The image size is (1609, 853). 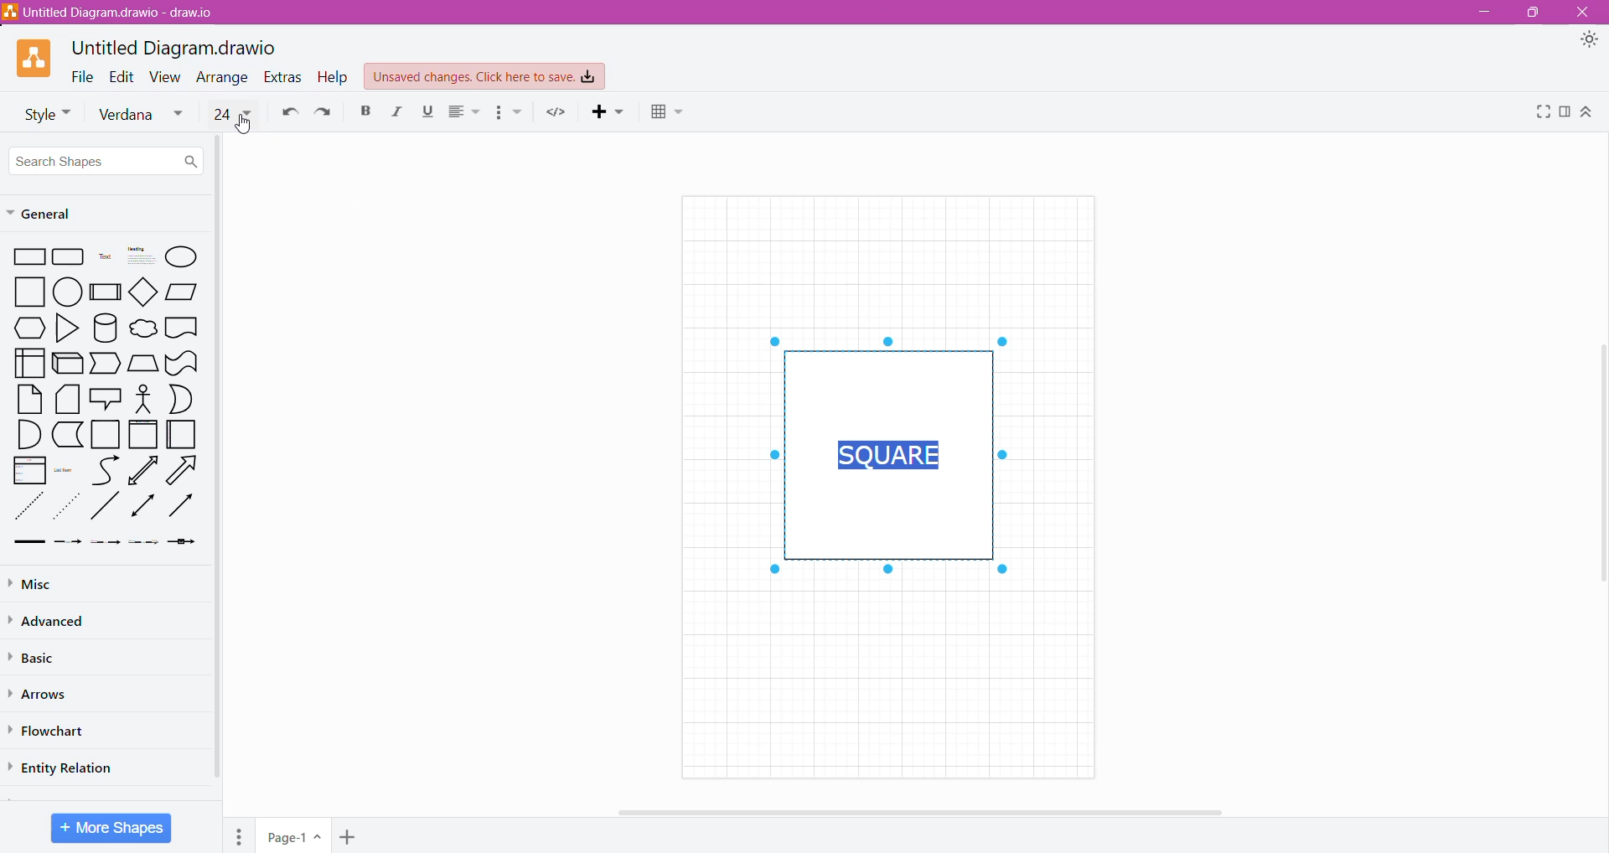 What do you see at coordinates (184, 471) in the screenshot?
I see `Right Diagonal Arrow ` at bounding box center [184, 471].